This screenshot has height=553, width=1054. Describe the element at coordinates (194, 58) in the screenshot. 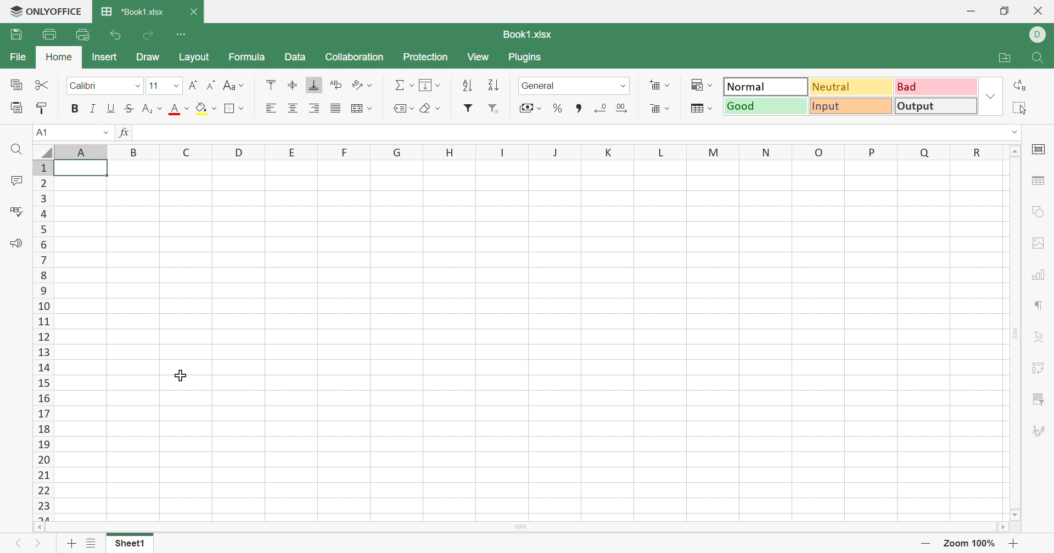

I see `Layout` at that location.